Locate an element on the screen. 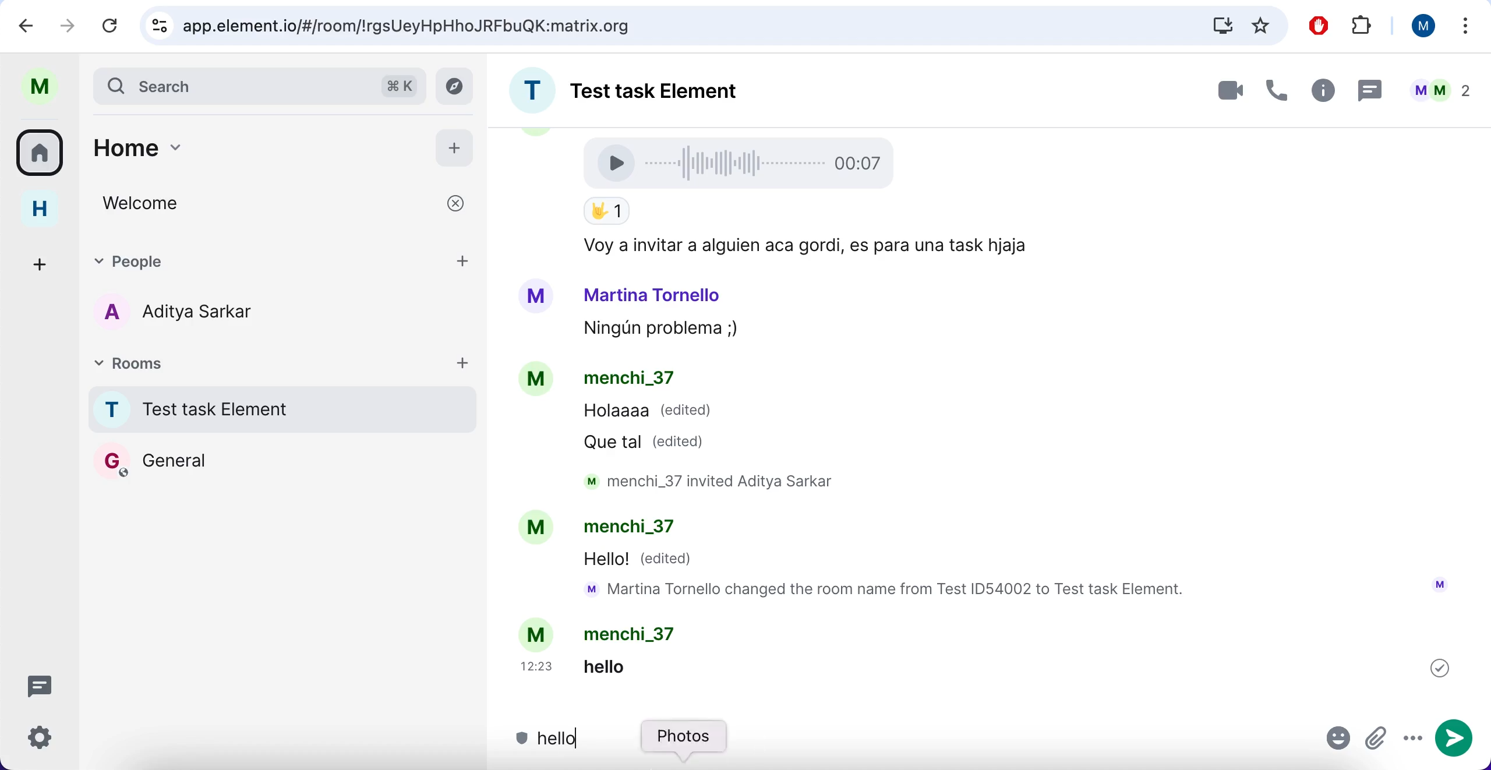  rooms is located at coordinates (44, 151).